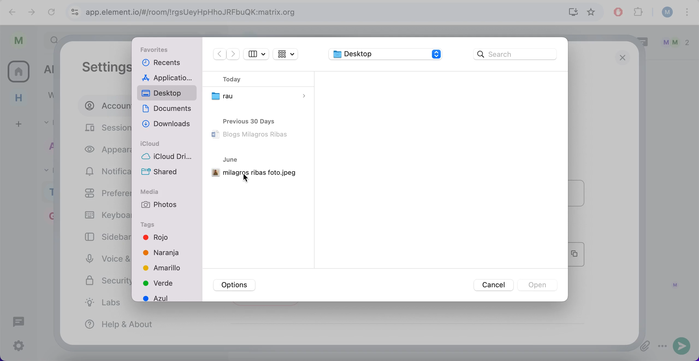 This screenshot has width=699, height=361. Describe the element at coordinates (103, 129) in the screenshot. I see `sessions` at that location.